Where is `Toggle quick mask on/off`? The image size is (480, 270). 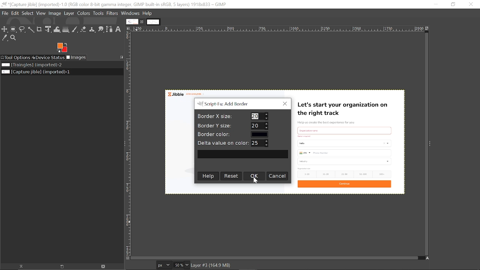 Toggle quick mask on/off is located at coordinates (127, 258).